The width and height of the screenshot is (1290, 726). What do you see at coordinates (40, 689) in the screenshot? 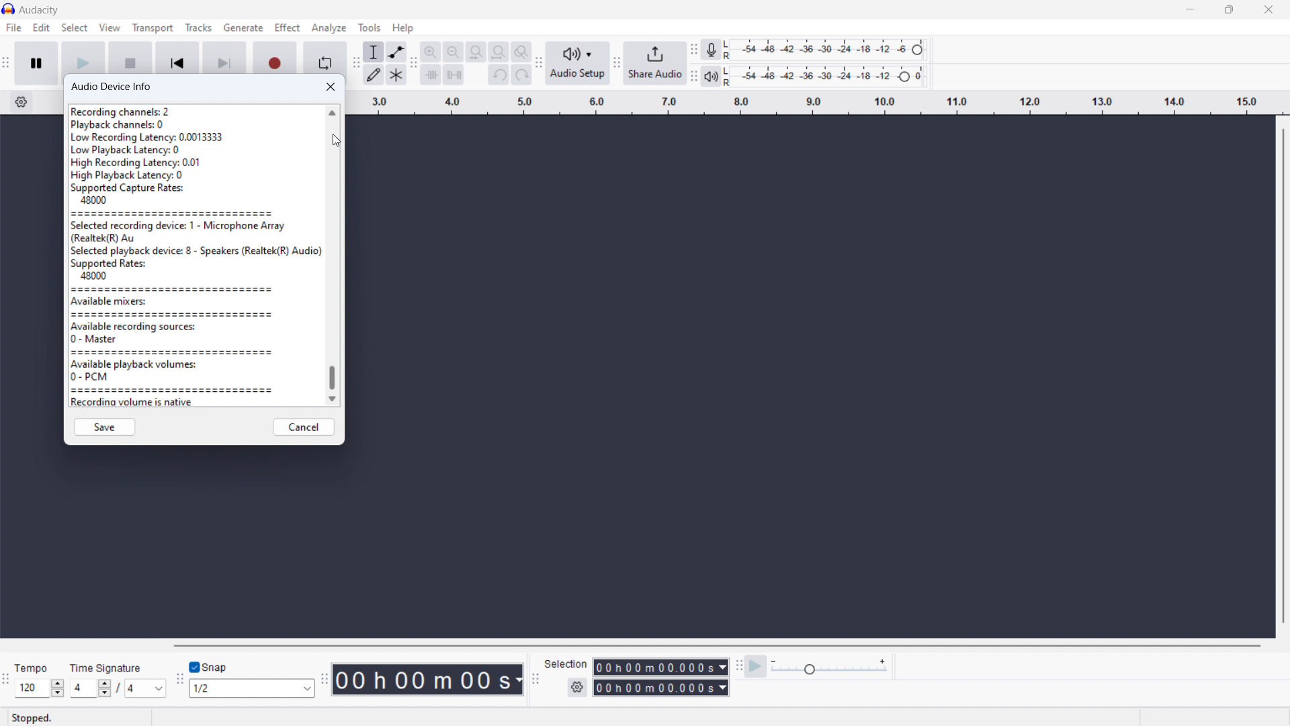
I see `set tempo` at bounding box center [40, 689].